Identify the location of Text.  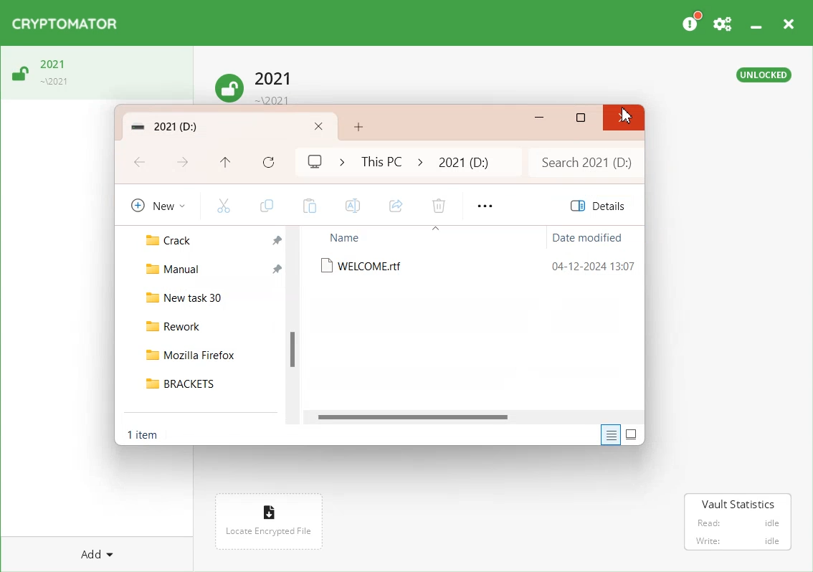
(764, 75).